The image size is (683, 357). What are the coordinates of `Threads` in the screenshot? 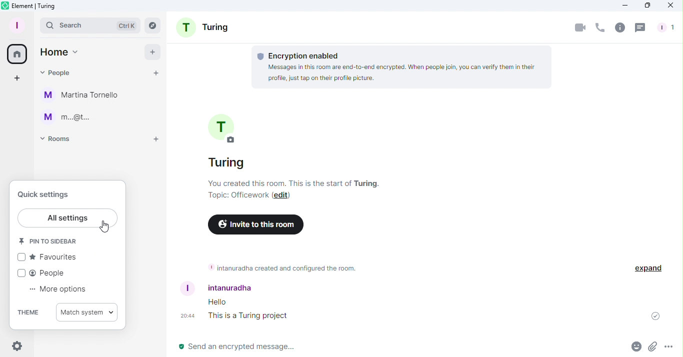 It's located at (640, 27).